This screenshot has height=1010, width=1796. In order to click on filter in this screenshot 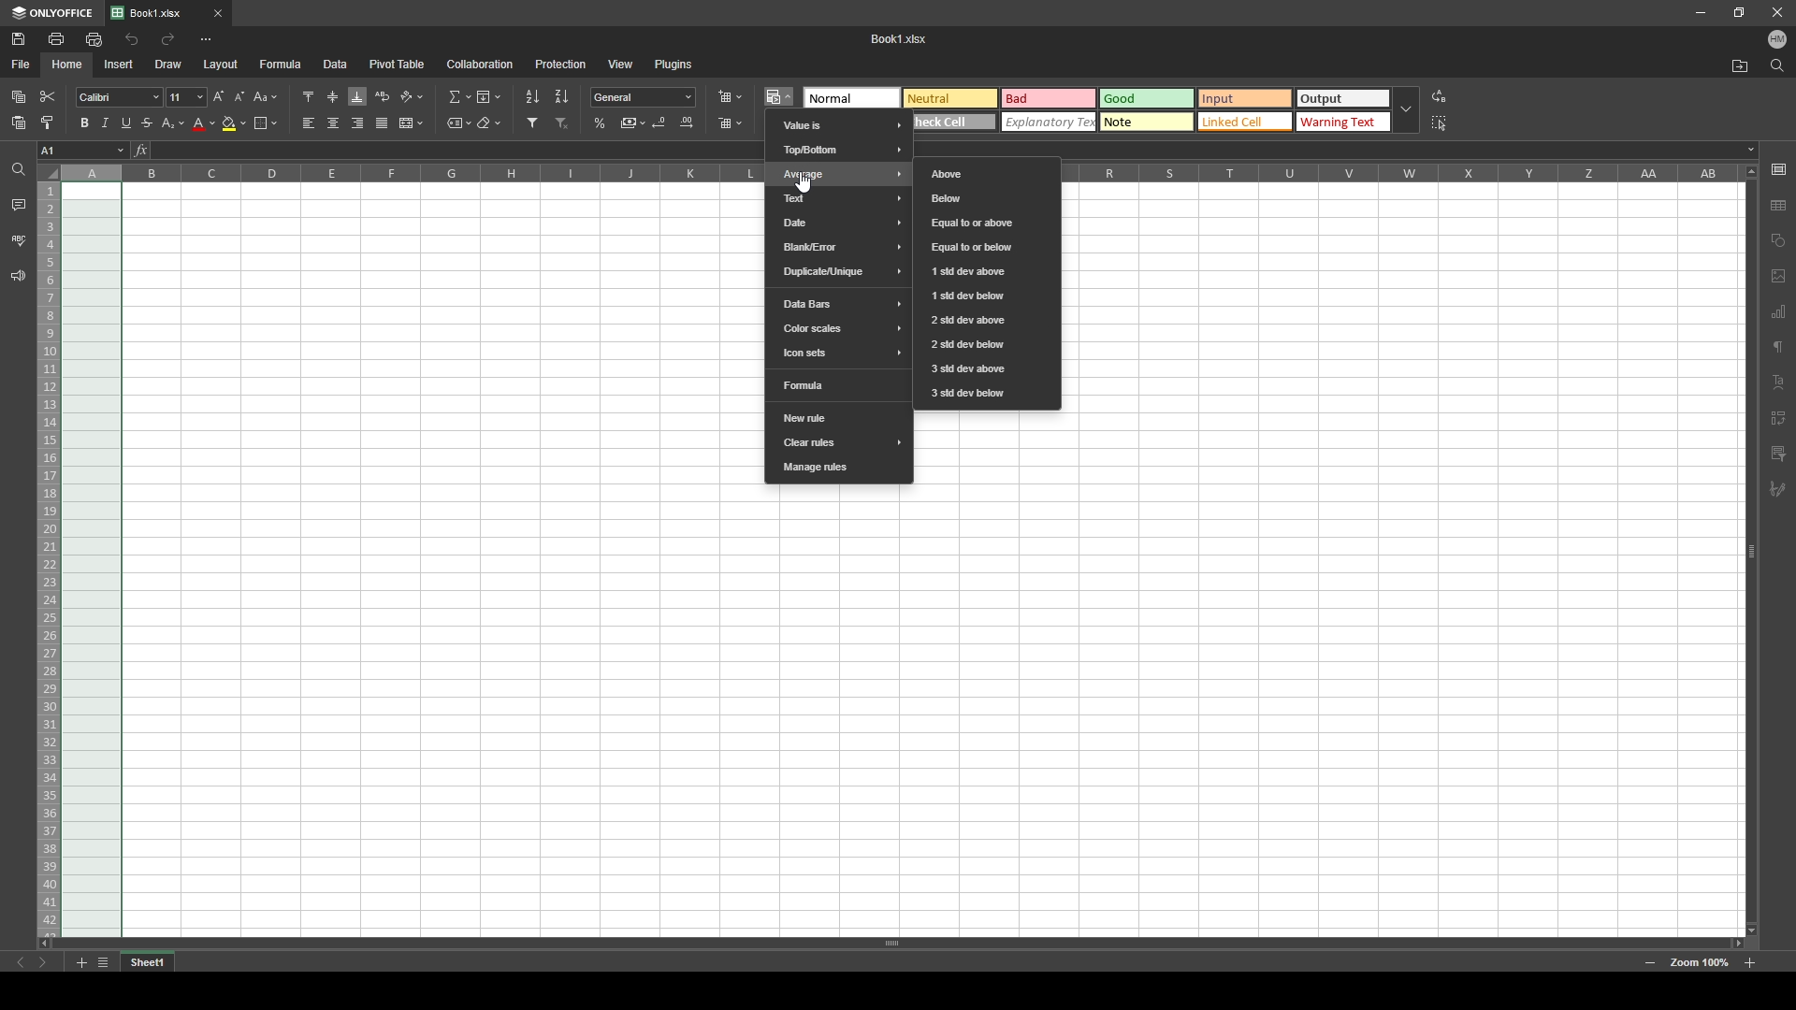, I will do `click(533, 123)`.